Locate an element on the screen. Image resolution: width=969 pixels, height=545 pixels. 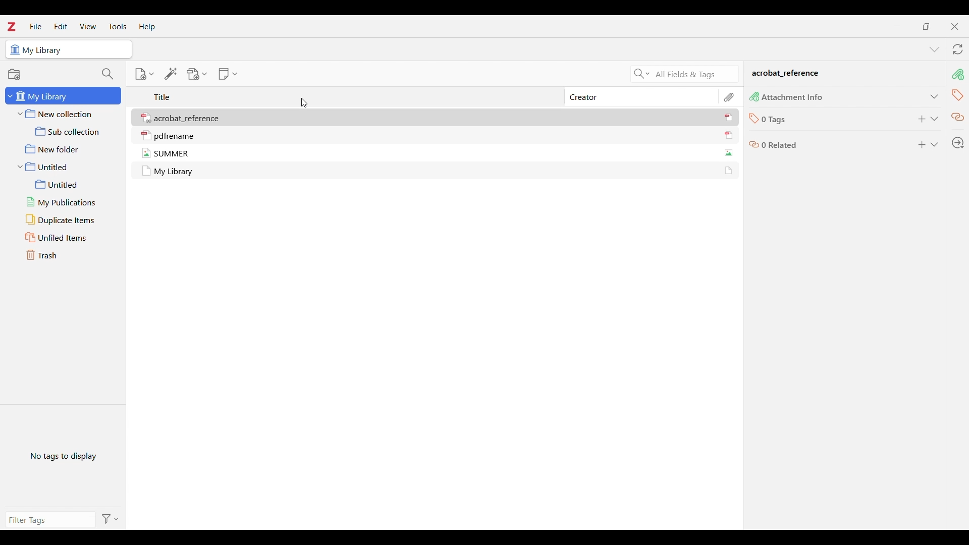
0 Related is located at coordinates (780, 144).